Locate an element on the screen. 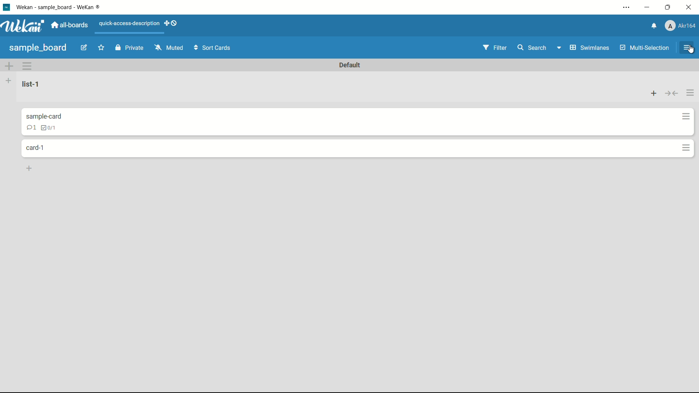 Image resolution: width=699 pixels, height=393 pixels. add card is located at coordinates (30, 168).